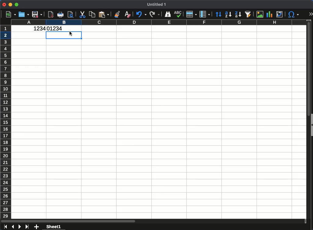 The width and height of the screenshot is (313, 230). Describe the element at coordinates (308, 119) in the screenshot. I see `scroll` at that location.